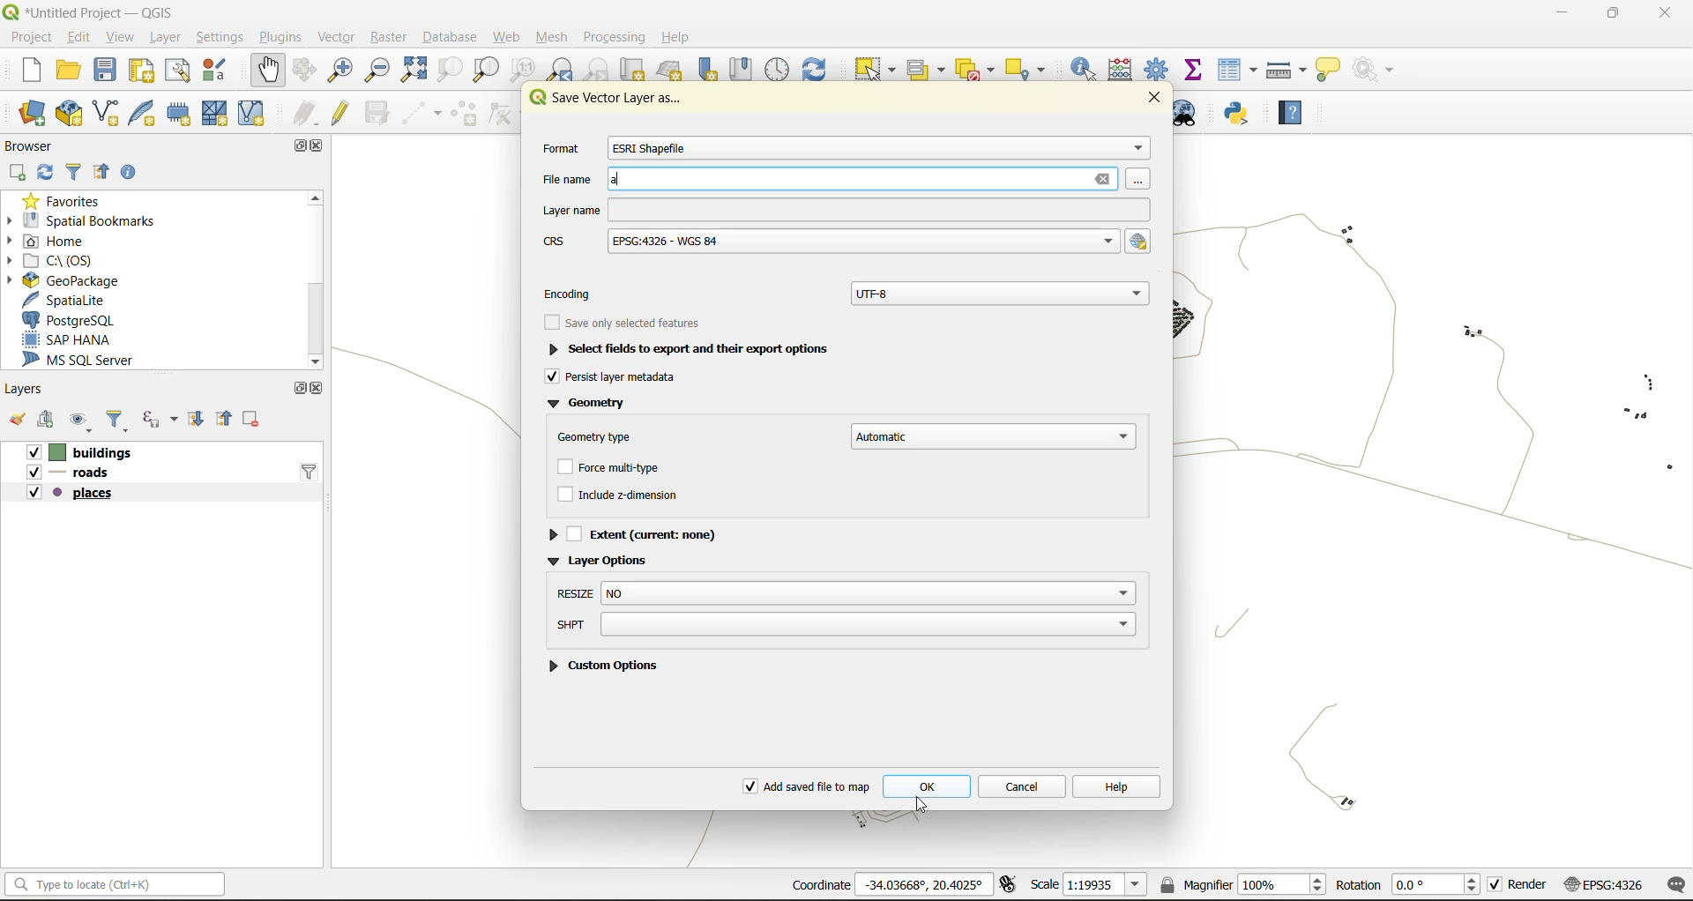  I want to click on  roads, so click(76, 473).